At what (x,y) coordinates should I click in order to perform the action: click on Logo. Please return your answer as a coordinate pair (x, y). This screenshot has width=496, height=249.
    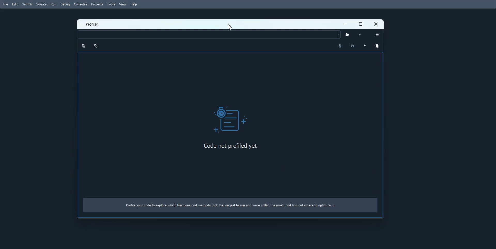
    Looking at the image, I should click on (232, 118).